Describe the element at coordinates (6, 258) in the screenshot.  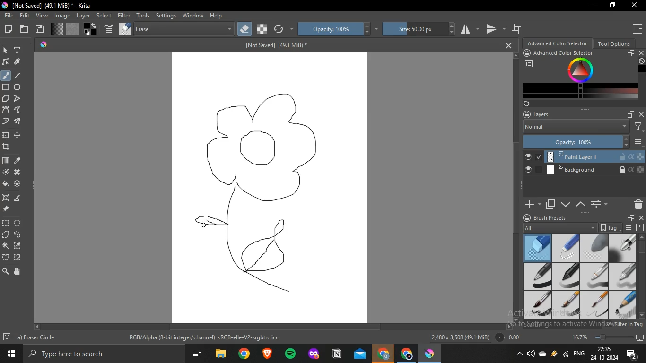
I see `bezier curve selection tool` at that location.